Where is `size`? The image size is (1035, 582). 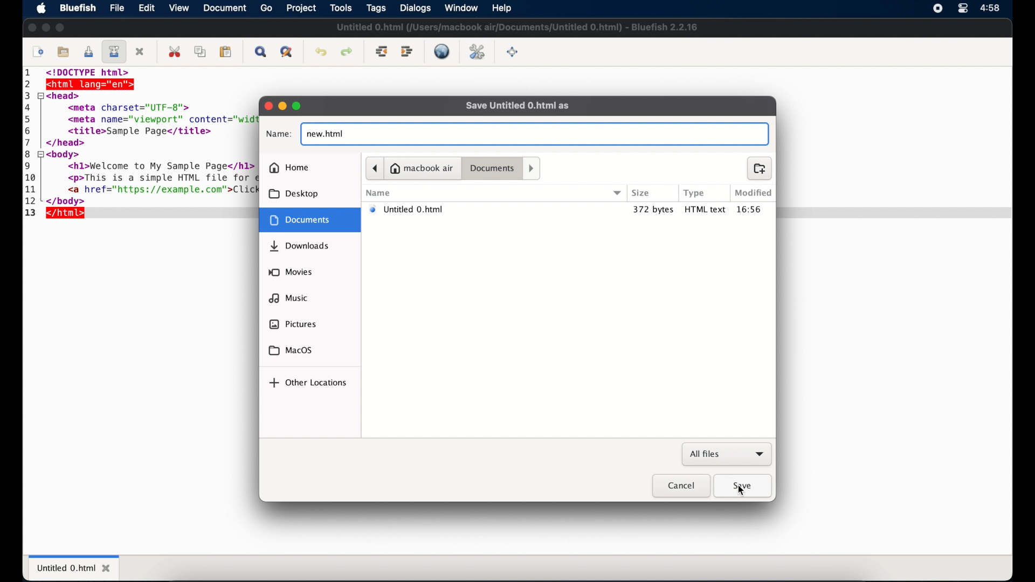
size is located at coordinates (641, 193).